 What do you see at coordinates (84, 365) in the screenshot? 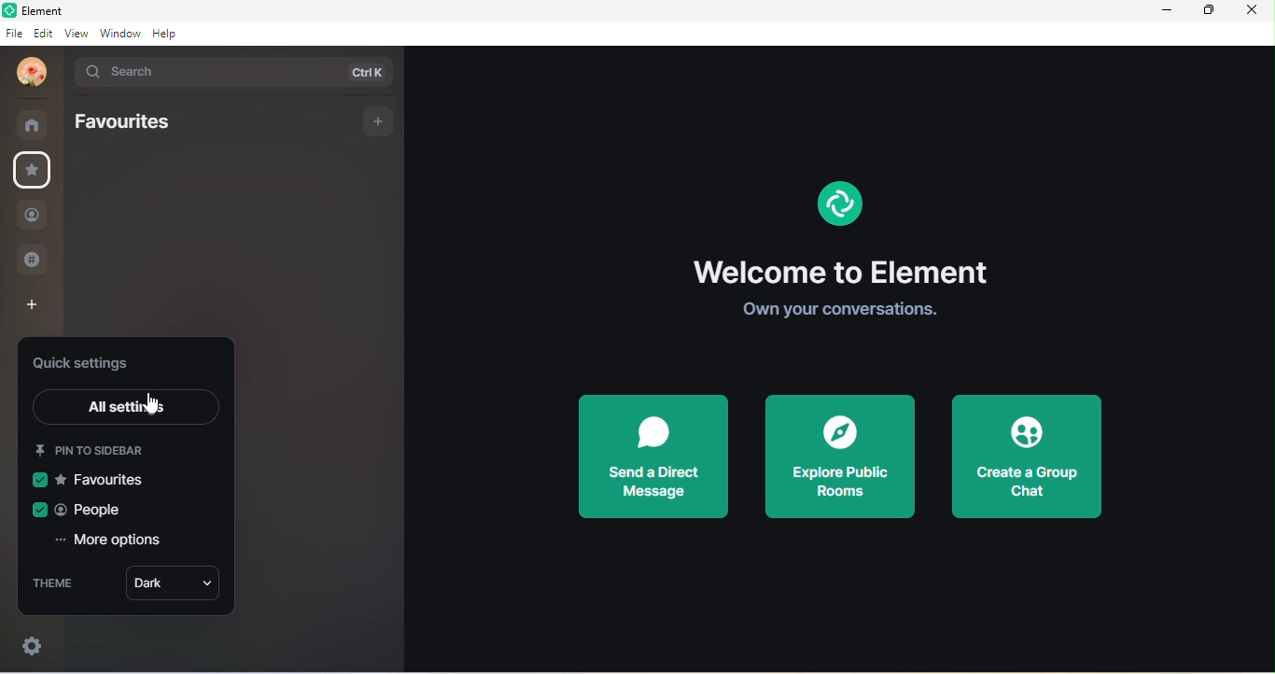
I see `quick settings` at bounding box center [84, 365].